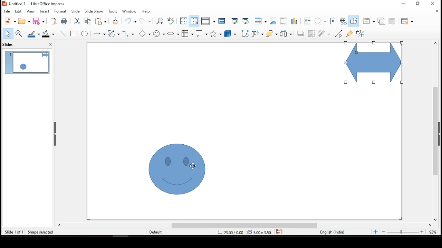  What do you see at coordinates (353, 21) in the screenshot?
I see `show draw functions` at bounding box center [353, 21].